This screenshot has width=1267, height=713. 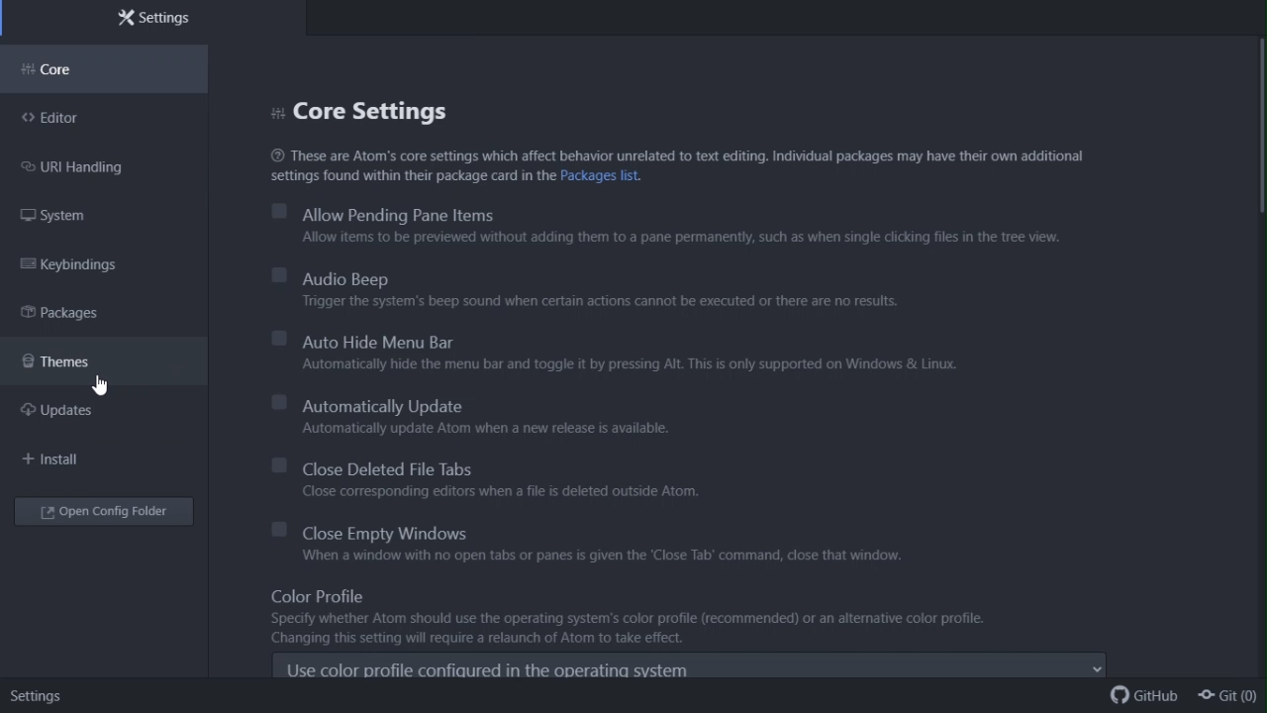 What do you see at coordinates (62, 120) in the screenshot?
I see `Editor` at bounding box center [62, 120].